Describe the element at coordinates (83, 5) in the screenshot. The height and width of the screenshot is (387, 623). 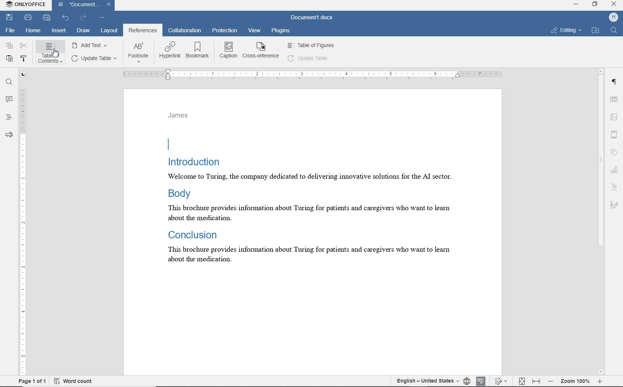
I see `document name` at that location.